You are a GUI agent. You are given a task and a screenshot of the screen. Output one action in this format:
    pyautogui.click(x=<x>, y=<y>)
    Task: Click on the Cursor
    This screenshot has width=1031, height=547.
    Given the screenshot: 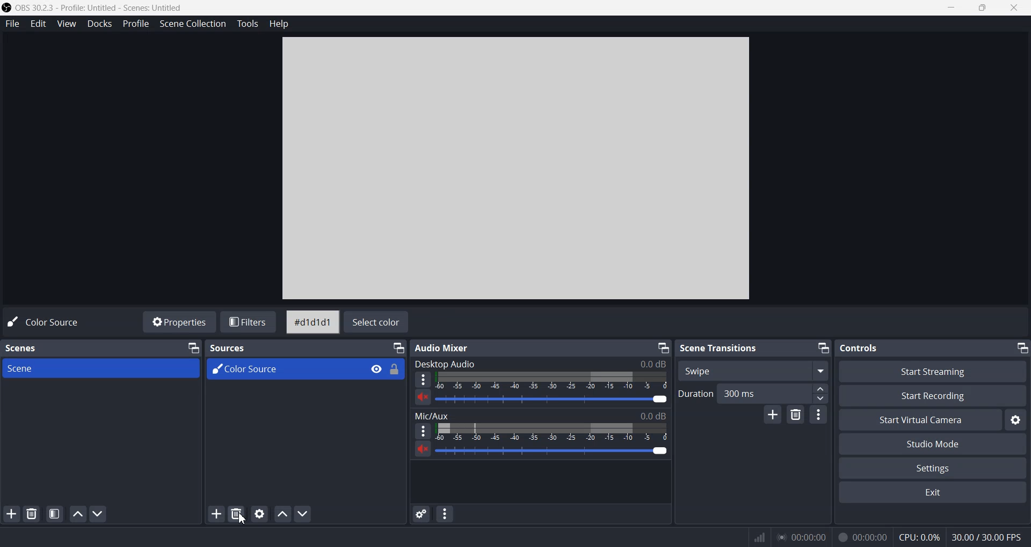 What is the action you would take?
    pyautogui.click(x=243, y=518)
    